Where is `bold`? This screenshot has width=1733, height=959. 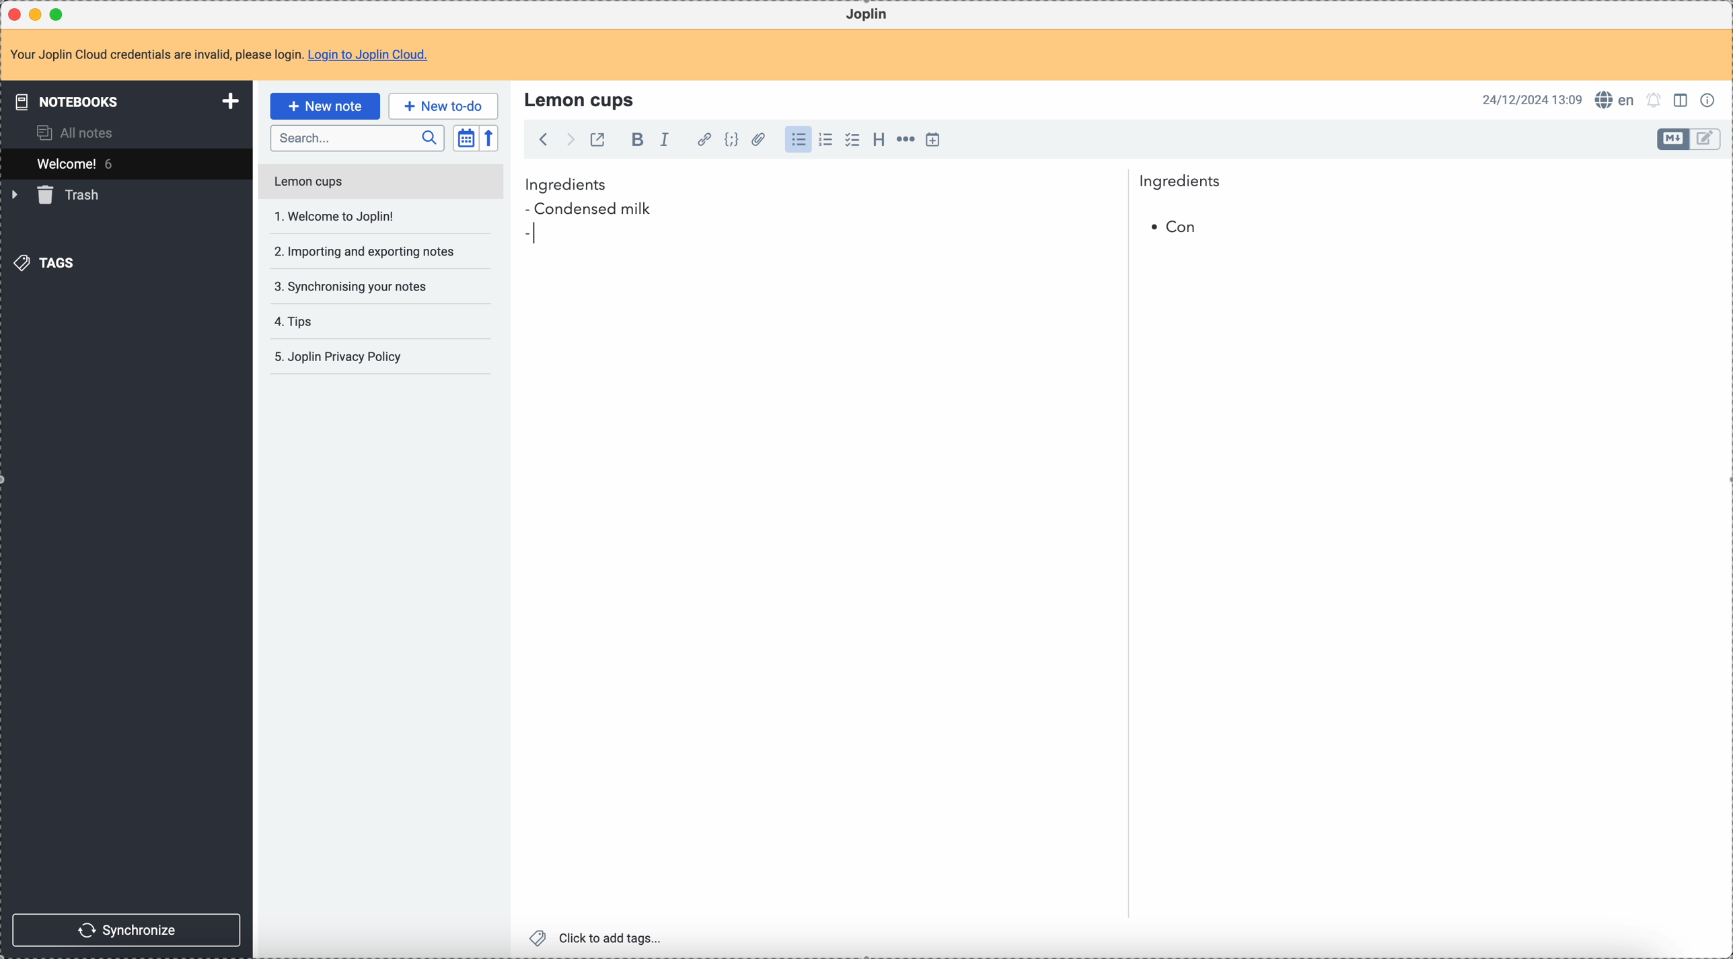 bold is located at coordinates (634, 141).